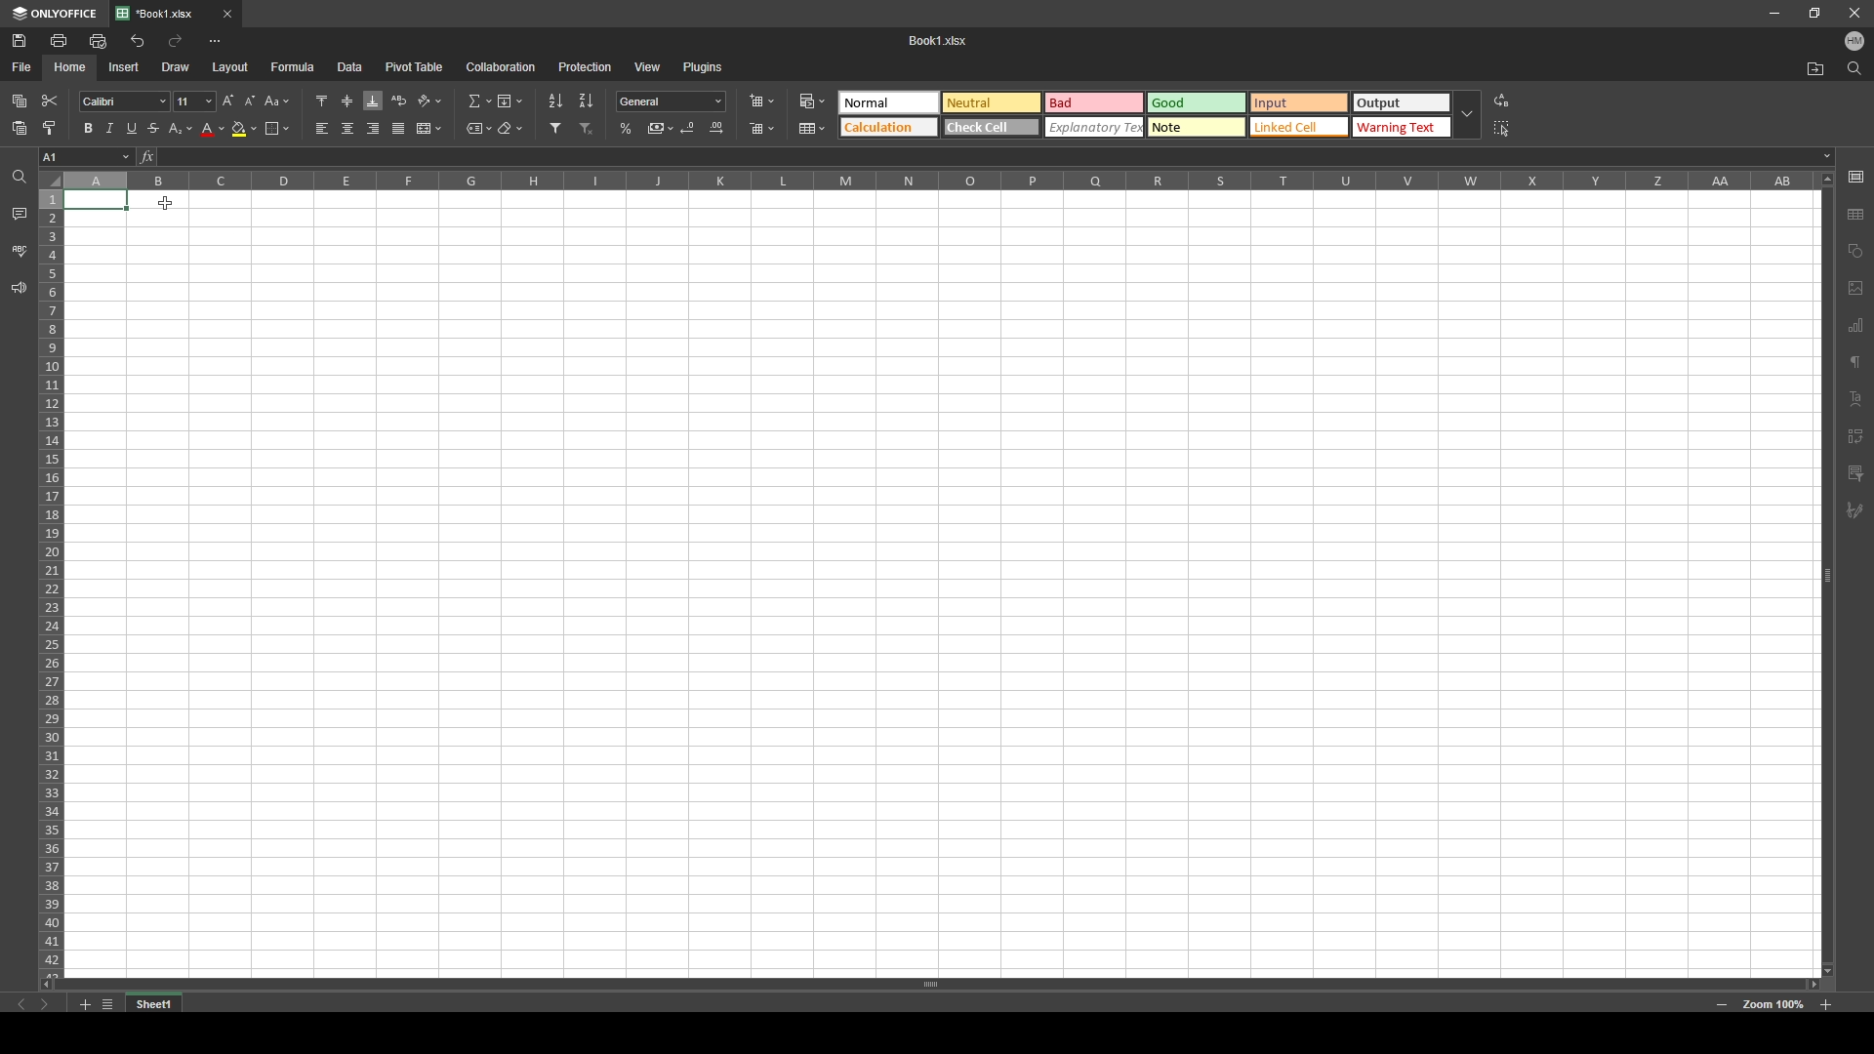 This screenshot has width=1874, height=1054. I want to click on italic, so click(109, 130).